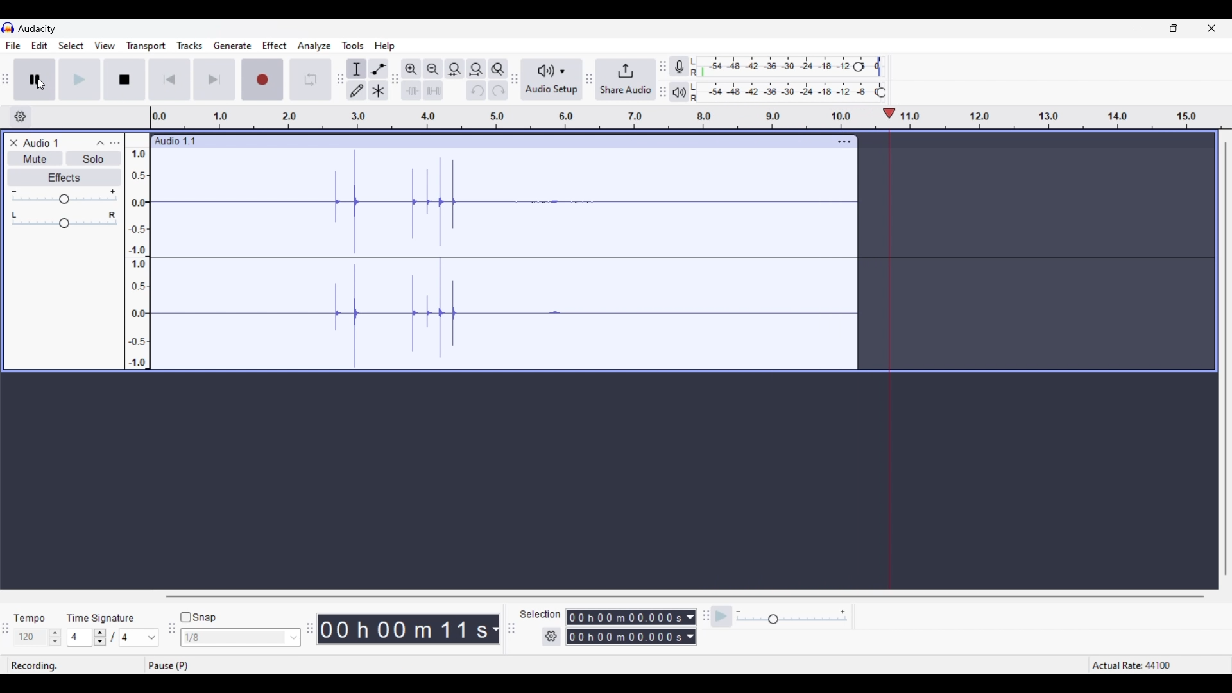 Image resolution: width=1232 pixels, height=693 pixels. I want to click on Show interface in a smaller tab, so click(1174, 28).